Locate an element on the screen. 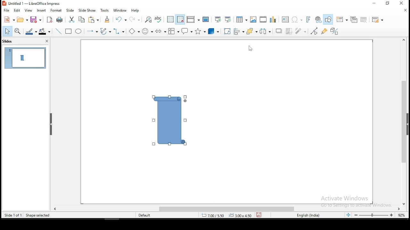 This screenshot has width=410, height=230. align objects is located at coordinates (239, 30).